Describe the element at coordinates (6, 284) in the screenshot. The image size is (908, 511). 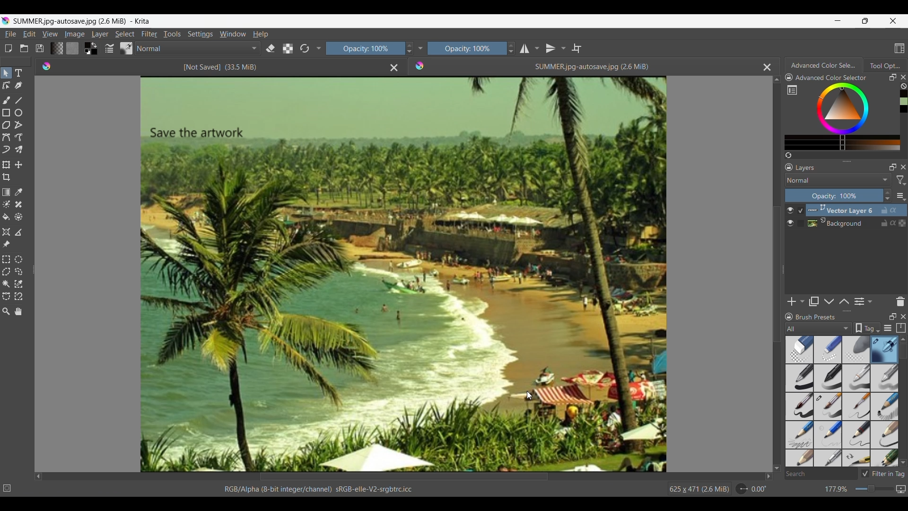
I see `Contiguous selection tool ` at that location.